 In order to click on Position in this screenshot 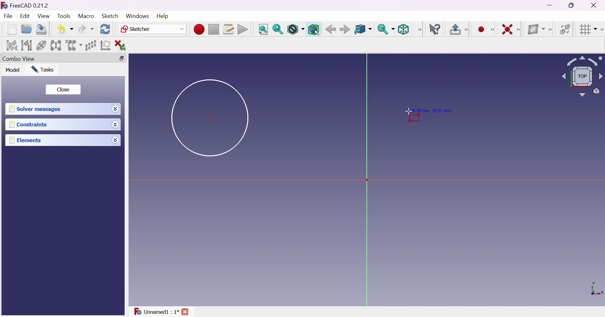, I will do `click(431, 110)`.